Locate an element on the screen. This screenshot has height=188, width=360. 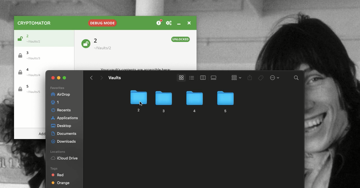
Vault 4 is located at coordinates (31, 73).